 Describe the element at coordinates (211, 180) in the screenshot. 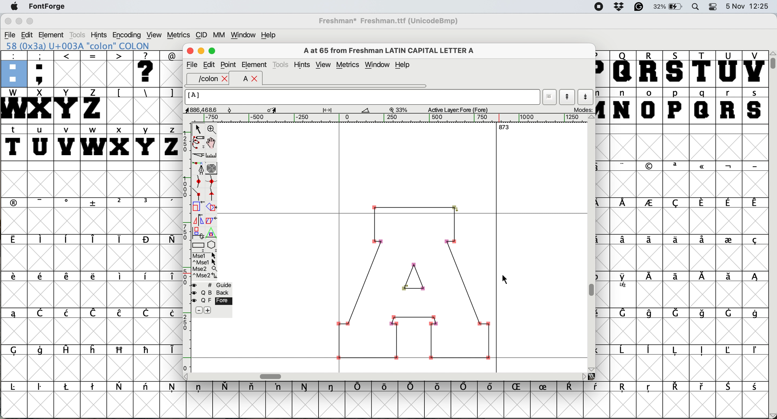

I see `add a curve point horizontal or vertical` at that location.